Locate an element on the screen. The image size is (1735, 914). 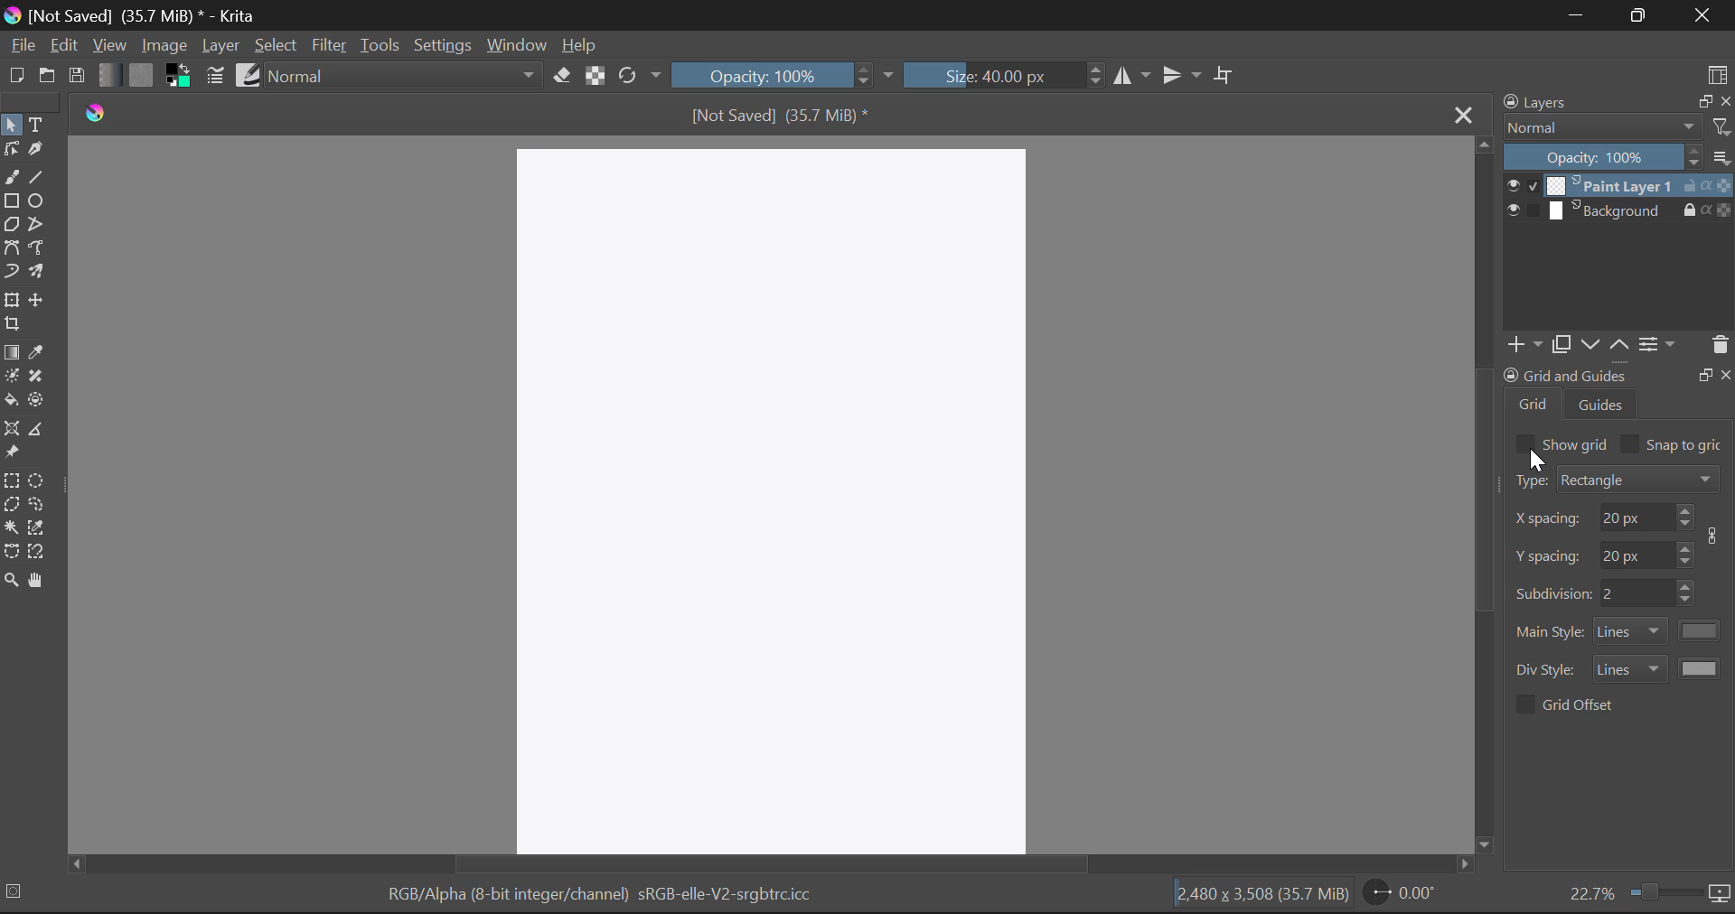
 is located at coordinates (1704, 373).